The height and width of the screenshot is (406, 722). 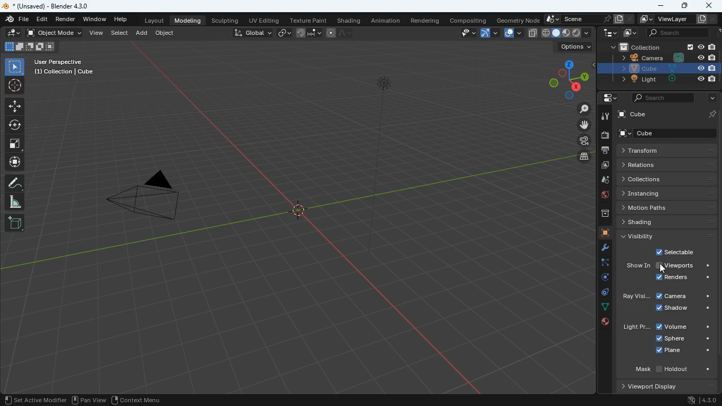 I want to click on compositing, so click(x=467, y=20).